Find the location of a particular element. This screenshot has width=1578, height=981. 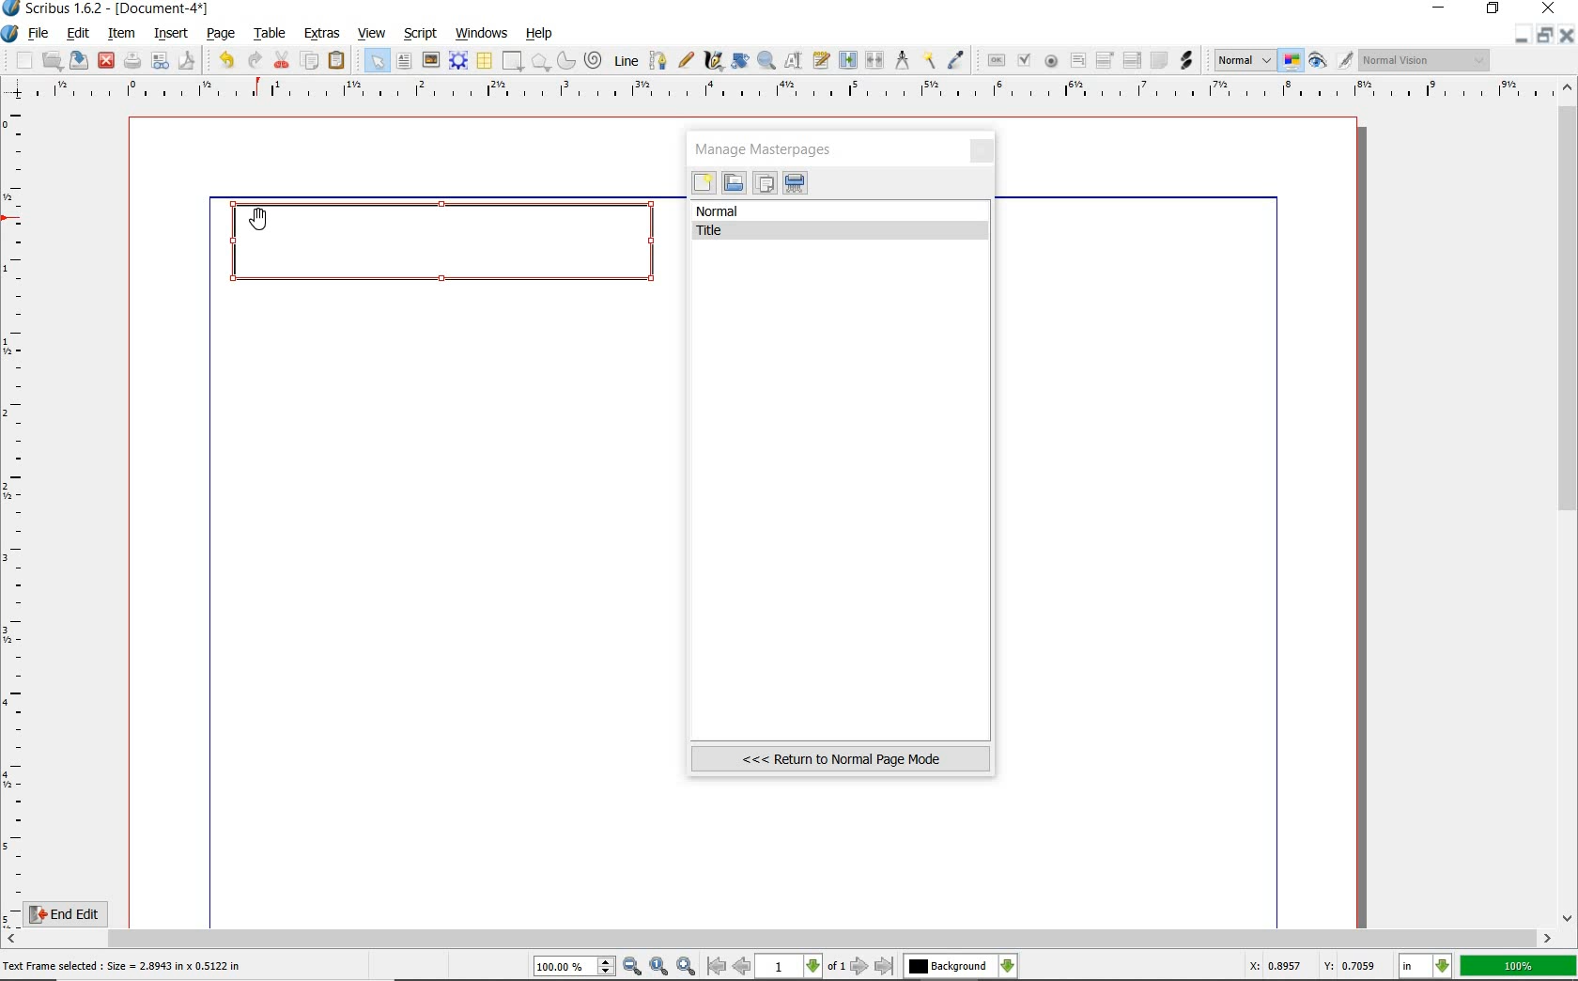

Title is located at coordinates (843, 231).